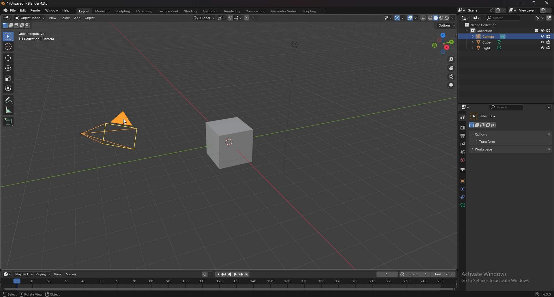 The width and height of the screenshot is (554, 297). Describe the element at coordinates (7, 18) in the screenshot. I see `editor type` at that location.